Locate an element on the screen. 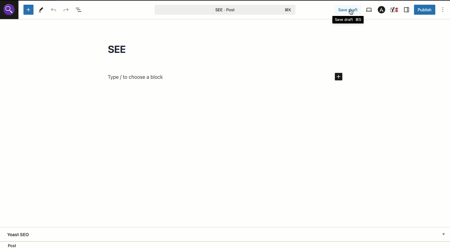  Save draft is located at coordinates (350, 20).